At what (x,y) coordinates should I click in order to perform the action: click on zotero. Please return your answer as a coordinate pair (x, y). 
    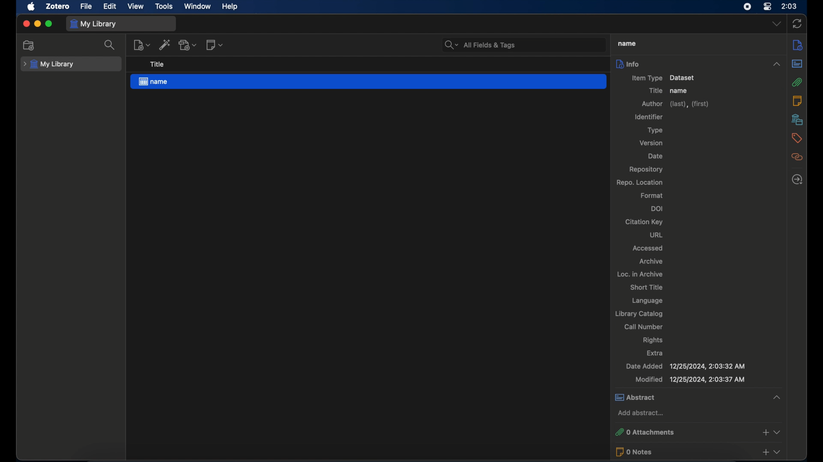
    Looking at the image, I should click on (57, 6).